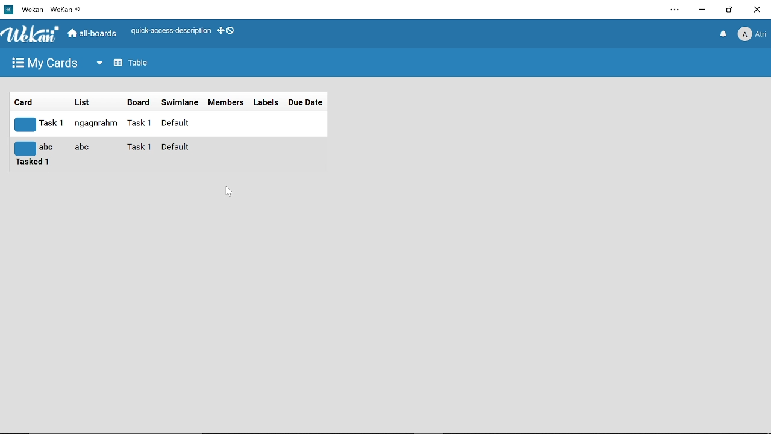 The height and width of the screenshot is (434, 771). What do you see at coordinates (674, 10) in the screenshot?
I see `Settings and more` at bounding box center [674, 10].